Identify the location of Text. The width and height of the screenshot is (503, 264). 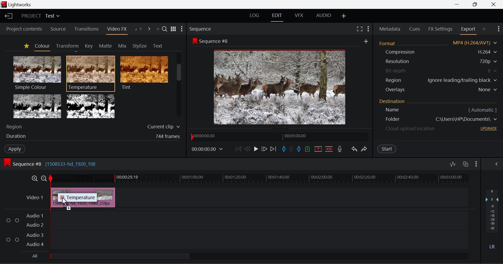
(157, 45).